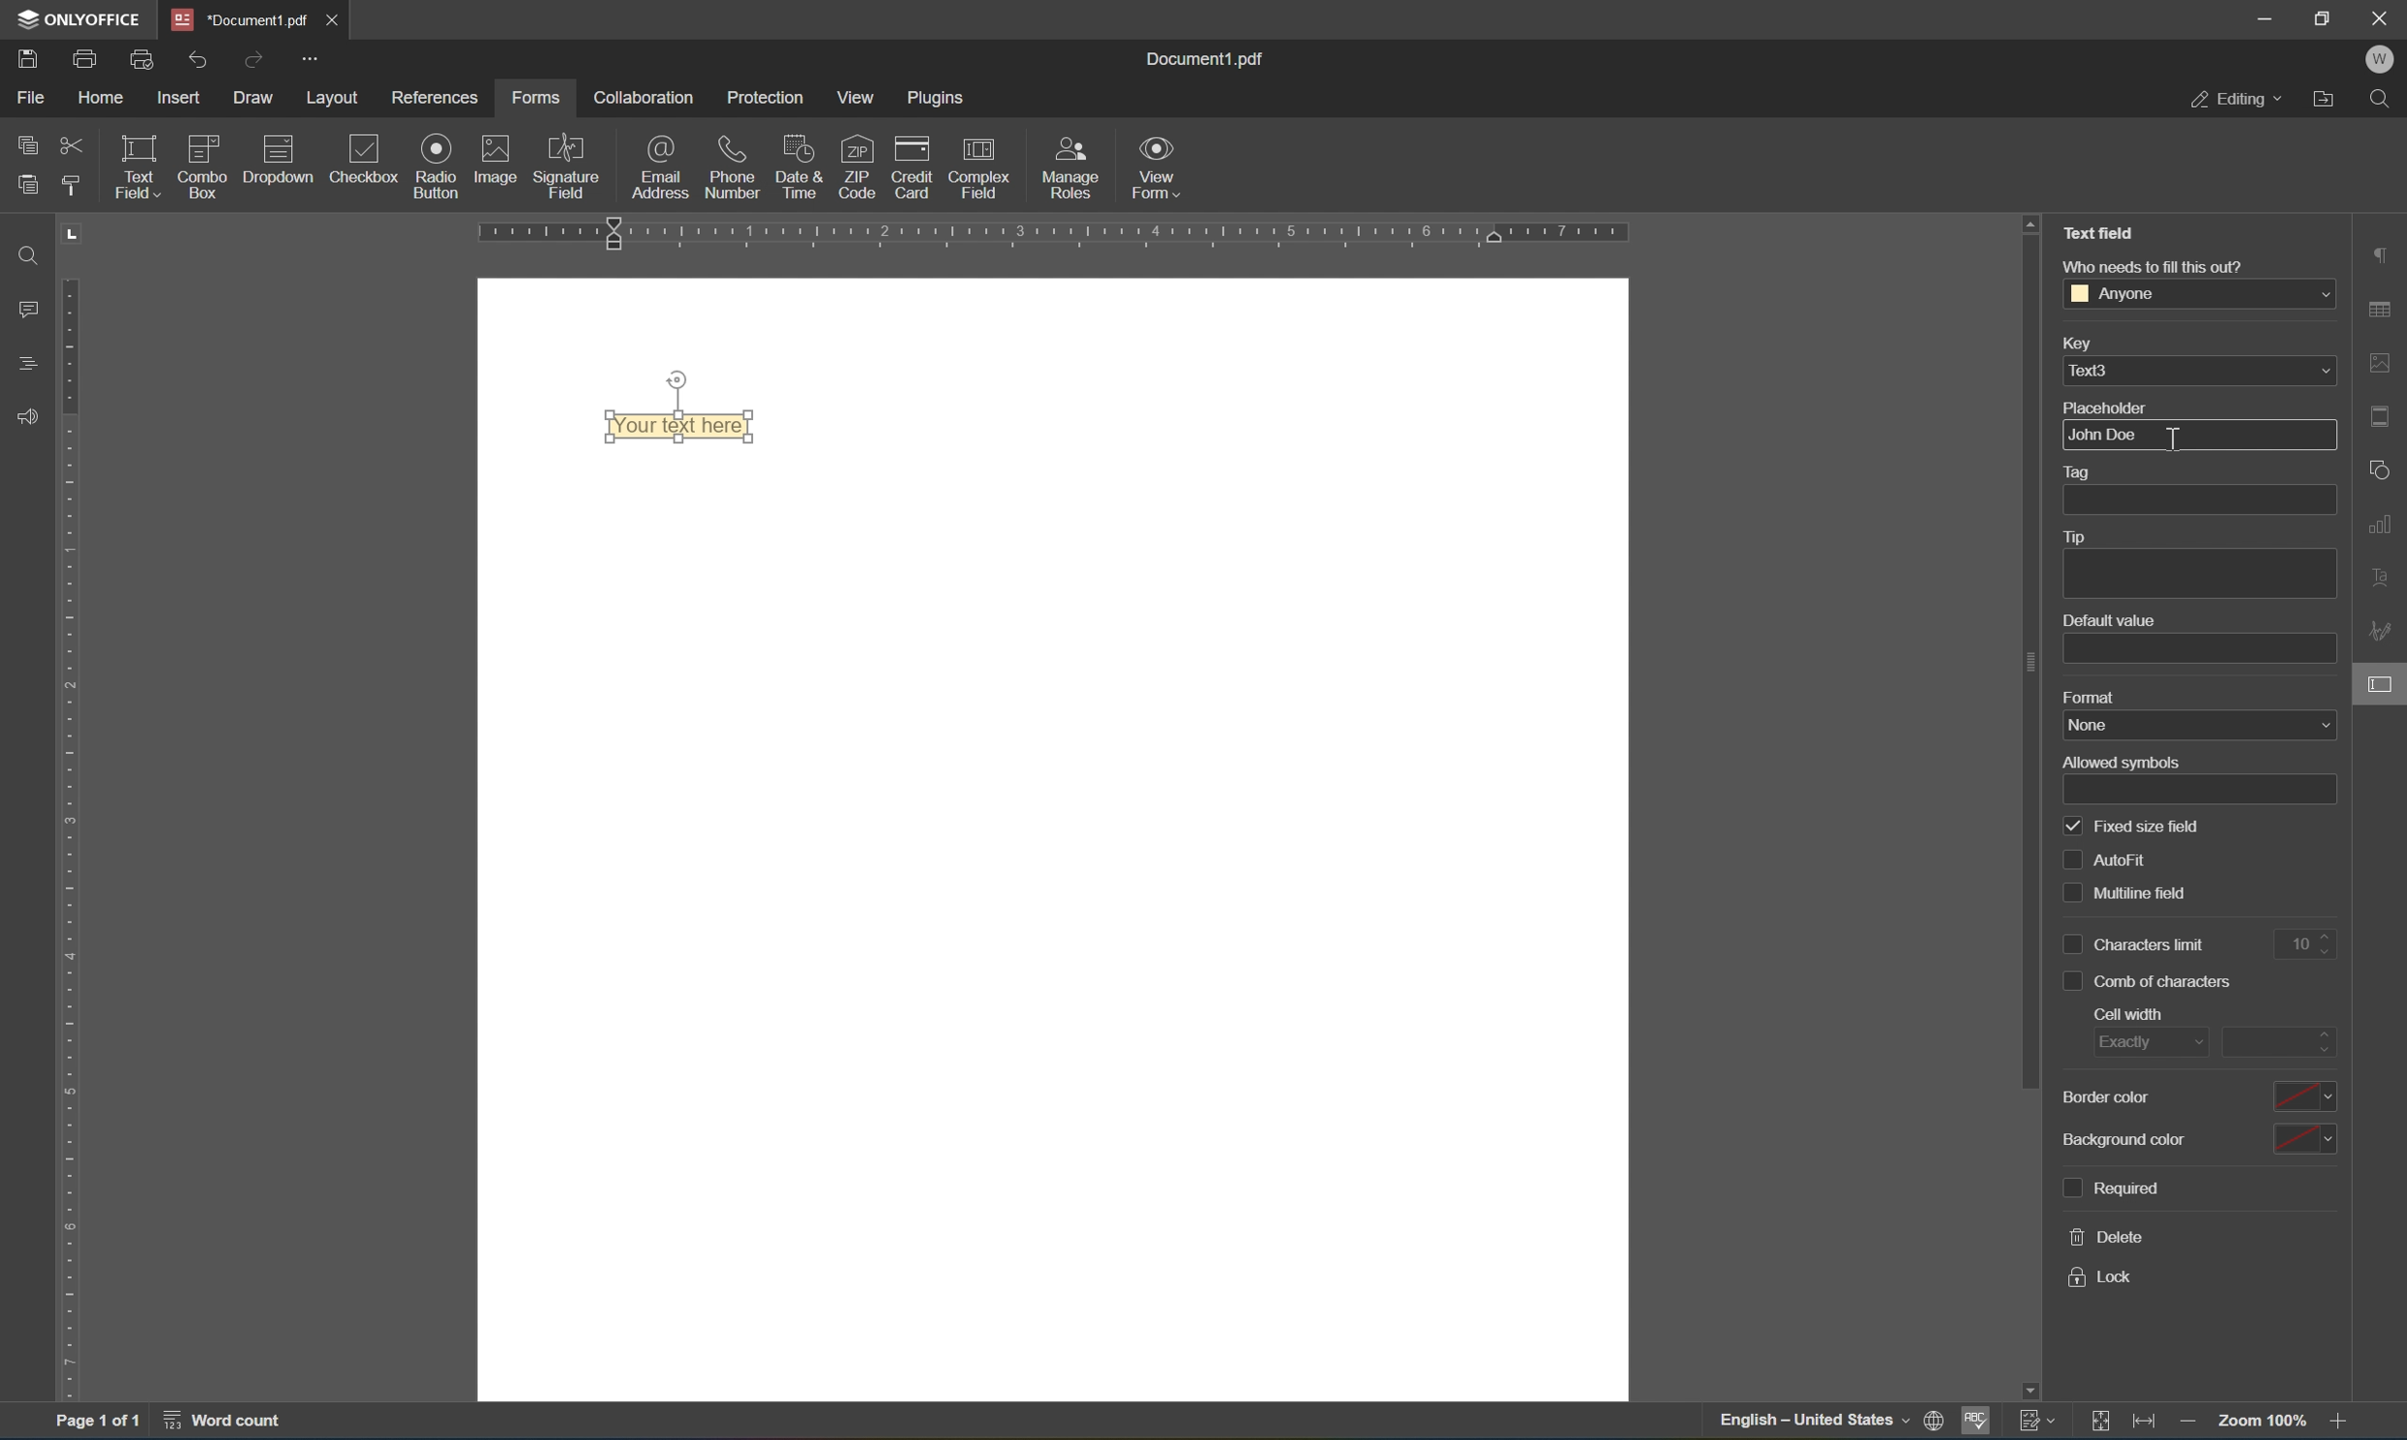 Image resolution: width=2407 pixels, height=1440 pixels. I want to click on email address, so click(662, 166).